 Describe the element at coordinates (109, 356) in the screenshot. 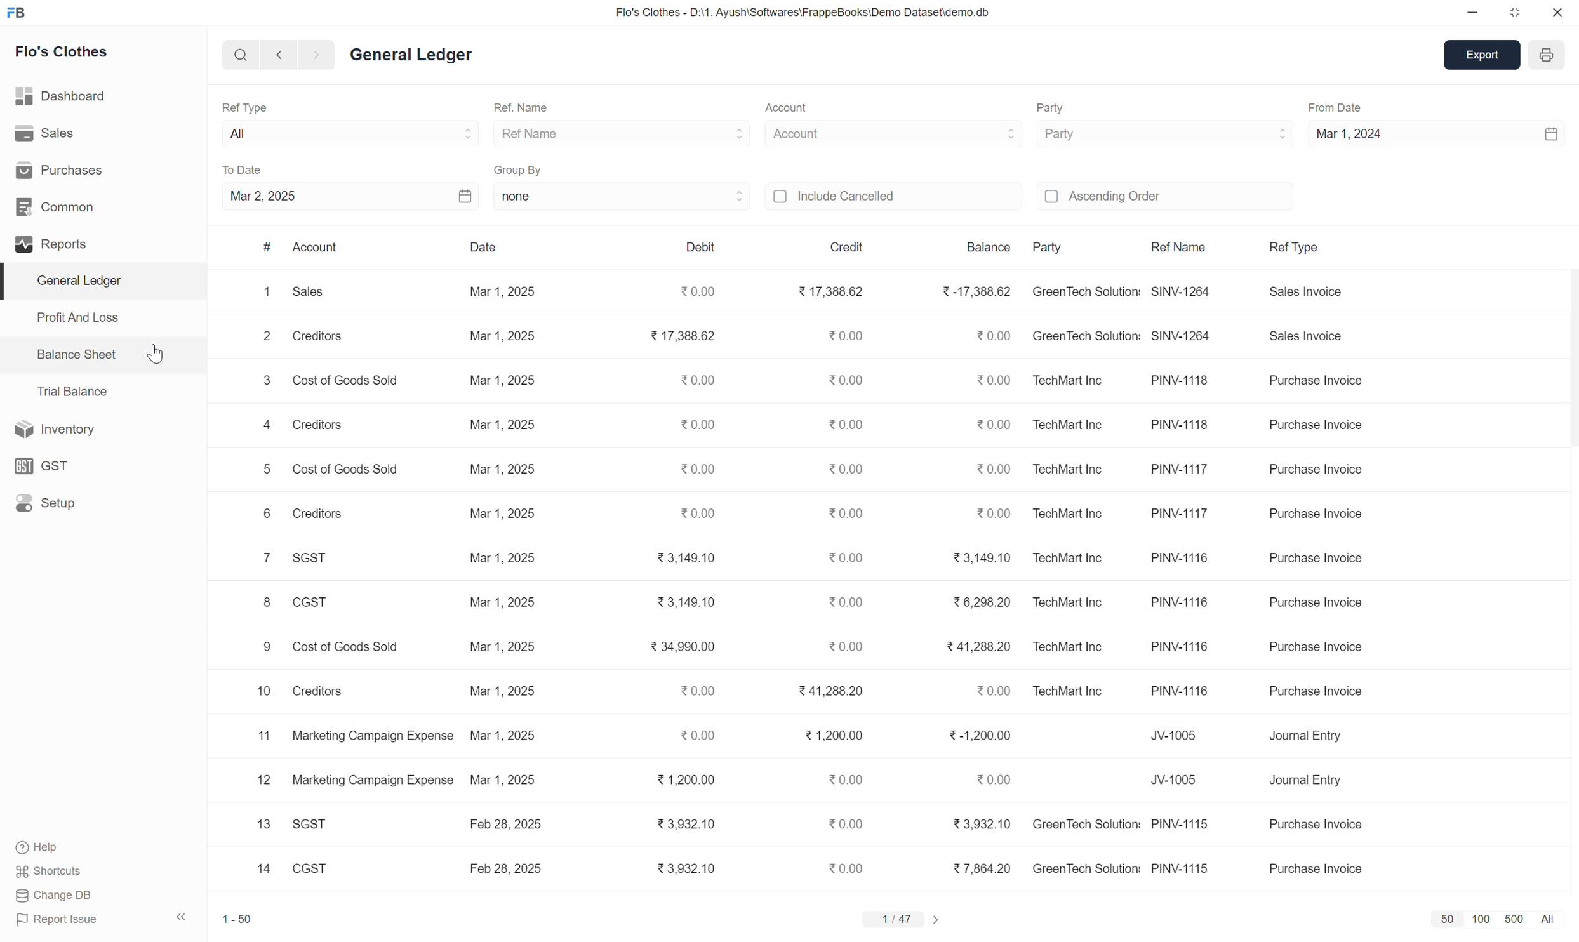

I see `Balance Sheet` at that location.